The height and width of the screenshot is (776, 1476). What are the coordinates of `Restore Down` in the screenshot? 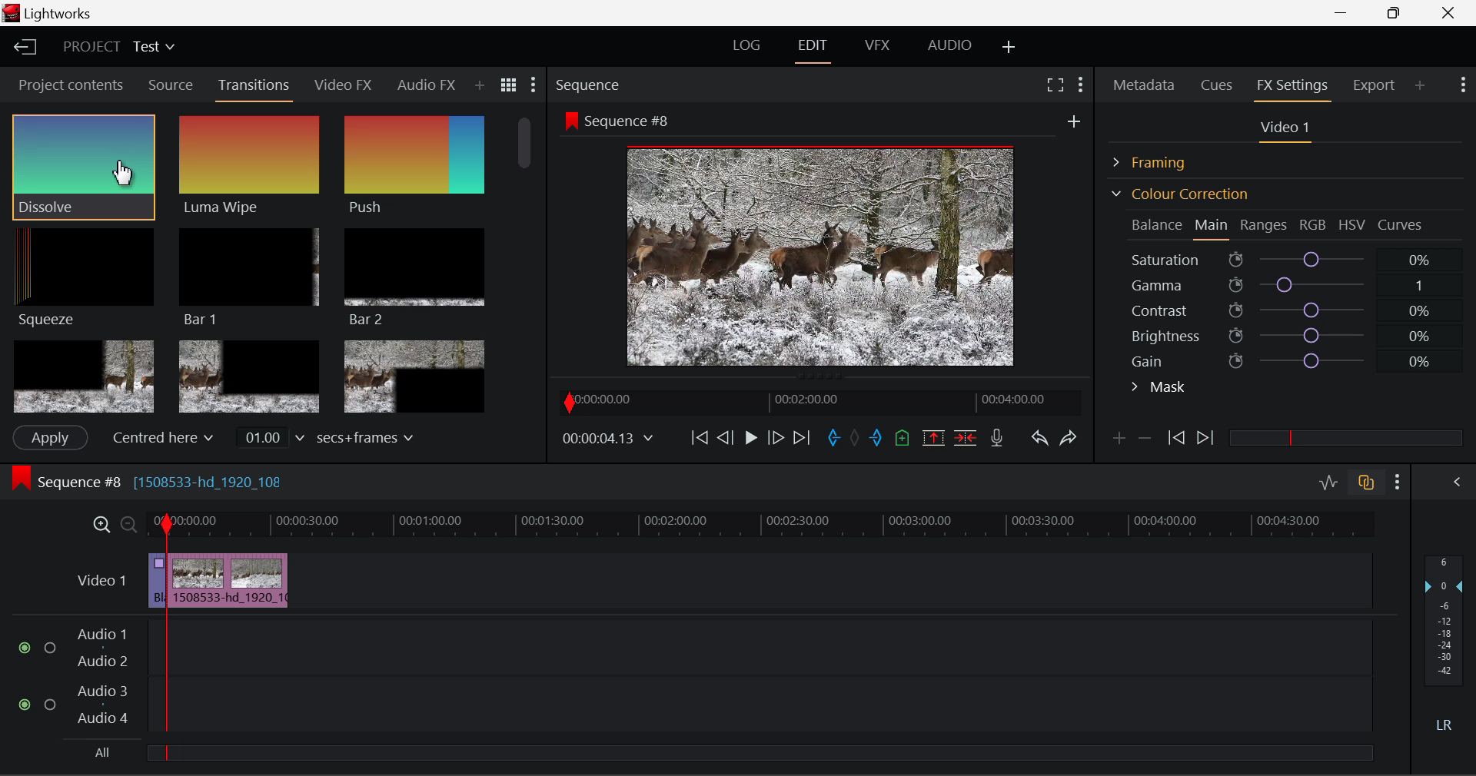 It's located at (1346, 13).